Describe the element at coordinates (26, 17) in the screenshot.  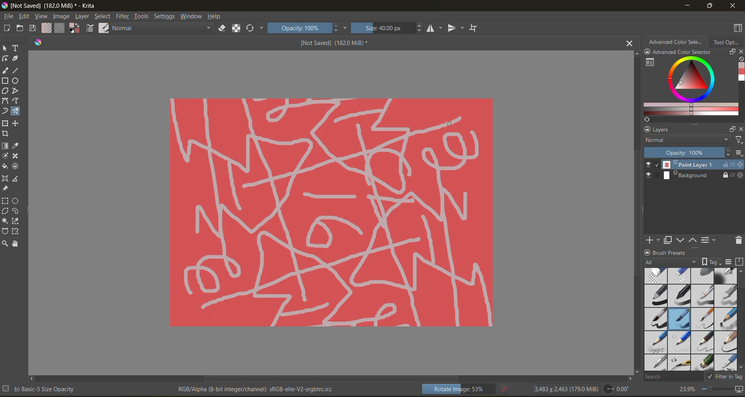
I see `edit` at that location.